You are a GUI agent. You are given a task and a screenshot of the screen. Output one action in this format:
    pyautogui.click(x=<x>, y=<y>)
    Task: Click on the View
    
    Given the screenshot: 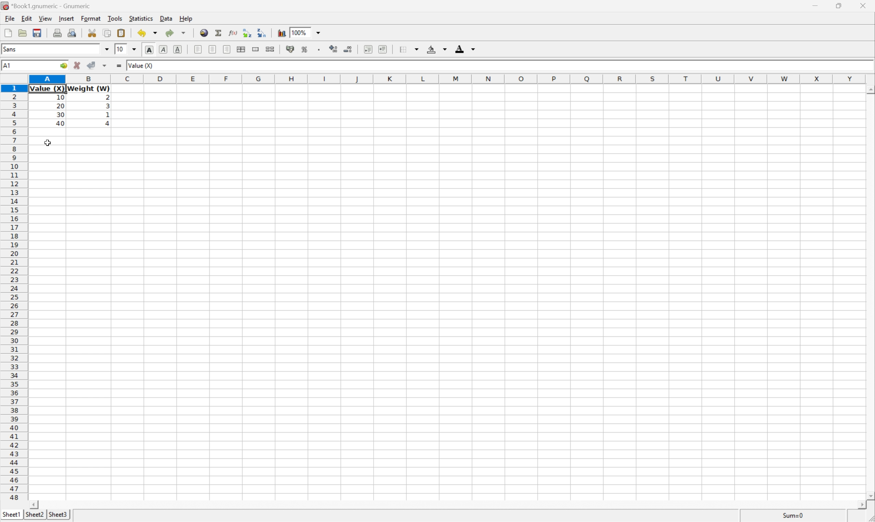 What is the action you would take?
    pyautogui.click(x=46, y=19)
    